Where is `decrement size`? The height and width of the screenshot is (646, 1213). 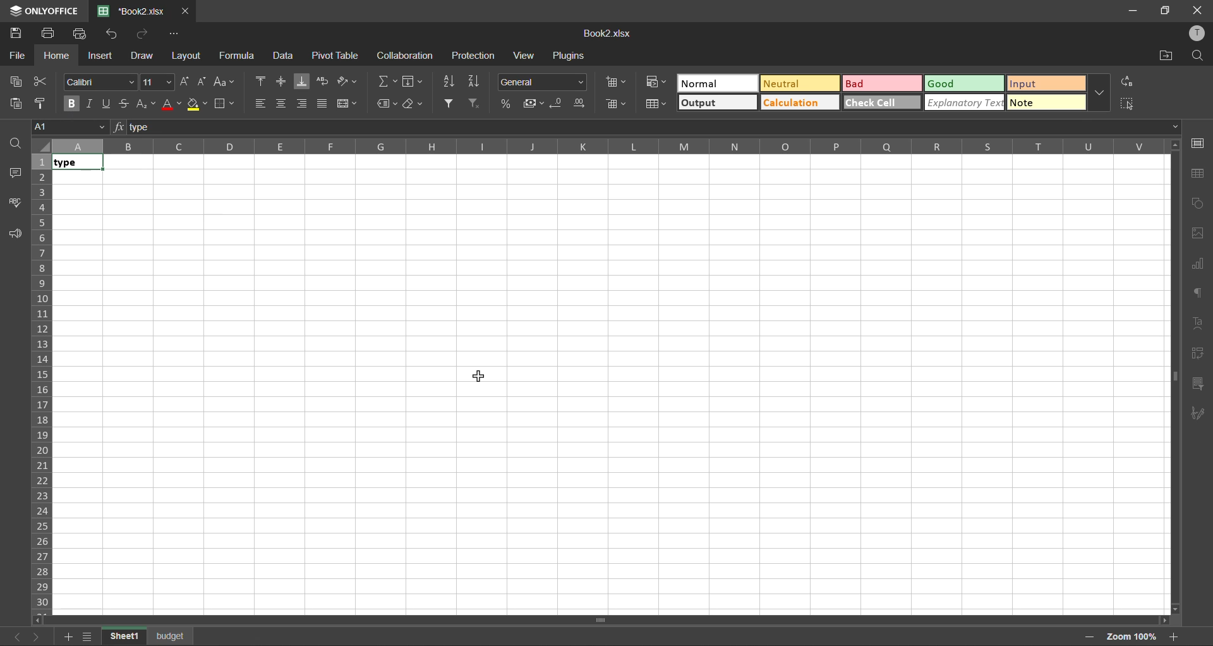
decrement size is located at coordinates (204, 82).